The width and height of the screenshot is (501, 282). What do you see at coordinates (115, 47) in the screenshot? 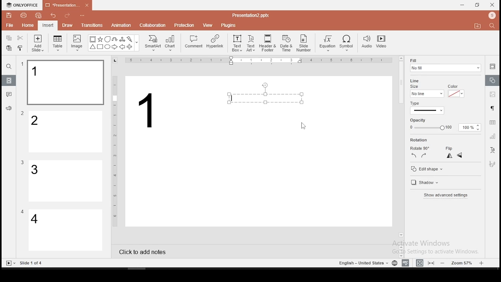
I see `Arrow Right` at bounding box center [115, 47].